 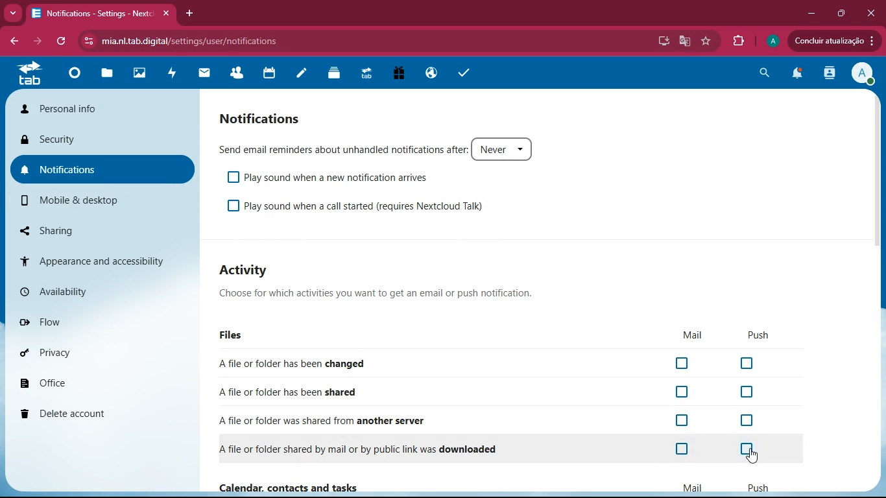 What do you see at coordinates (245, 269) in the screenshot?
I see `Activity` at bounding box center [245, 269].